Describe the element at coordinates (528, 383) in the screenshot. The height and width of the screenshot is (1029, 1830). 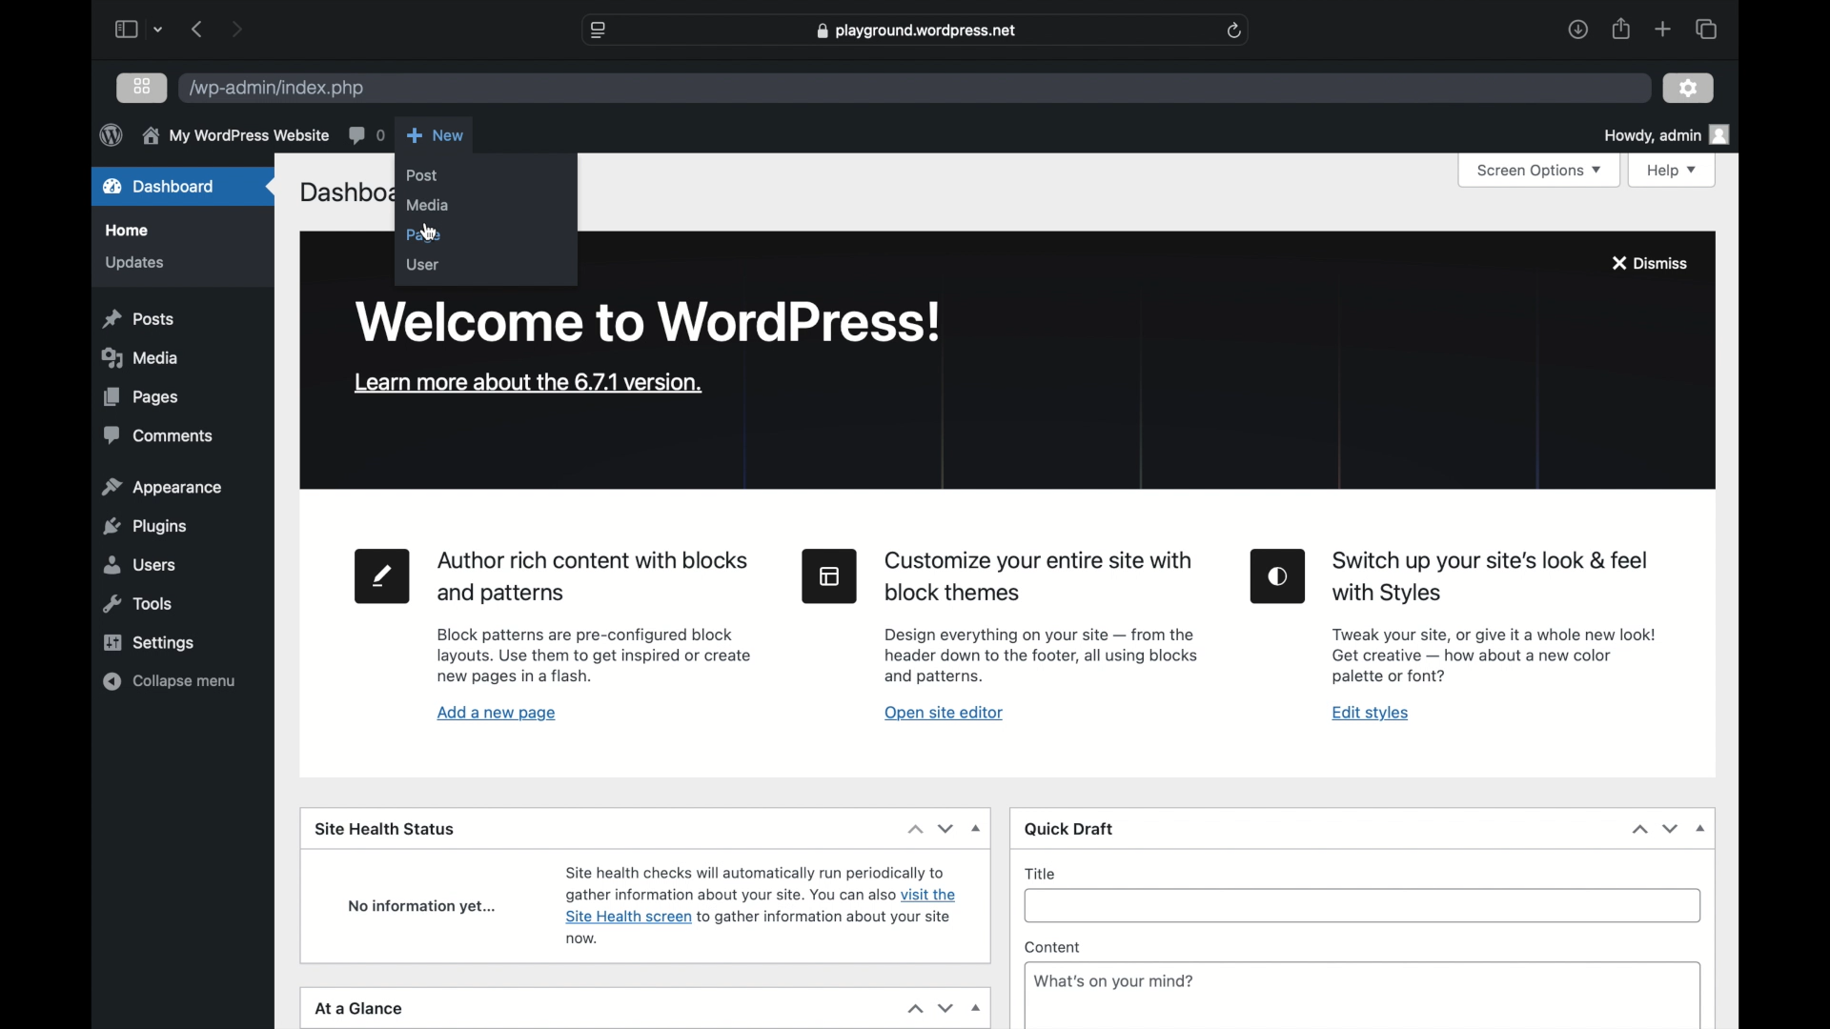
I see `learn more about the 6.7.1 version` at that location.